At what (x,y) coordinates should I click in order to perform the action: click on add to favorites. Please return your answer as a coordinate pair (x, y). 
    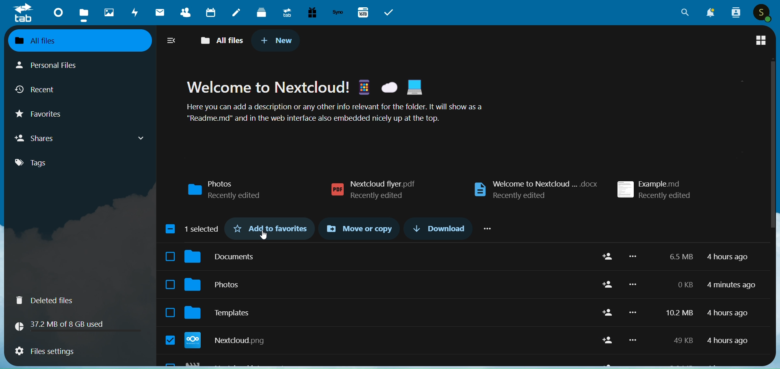
    Looking at the image, I should click on (271, 227).